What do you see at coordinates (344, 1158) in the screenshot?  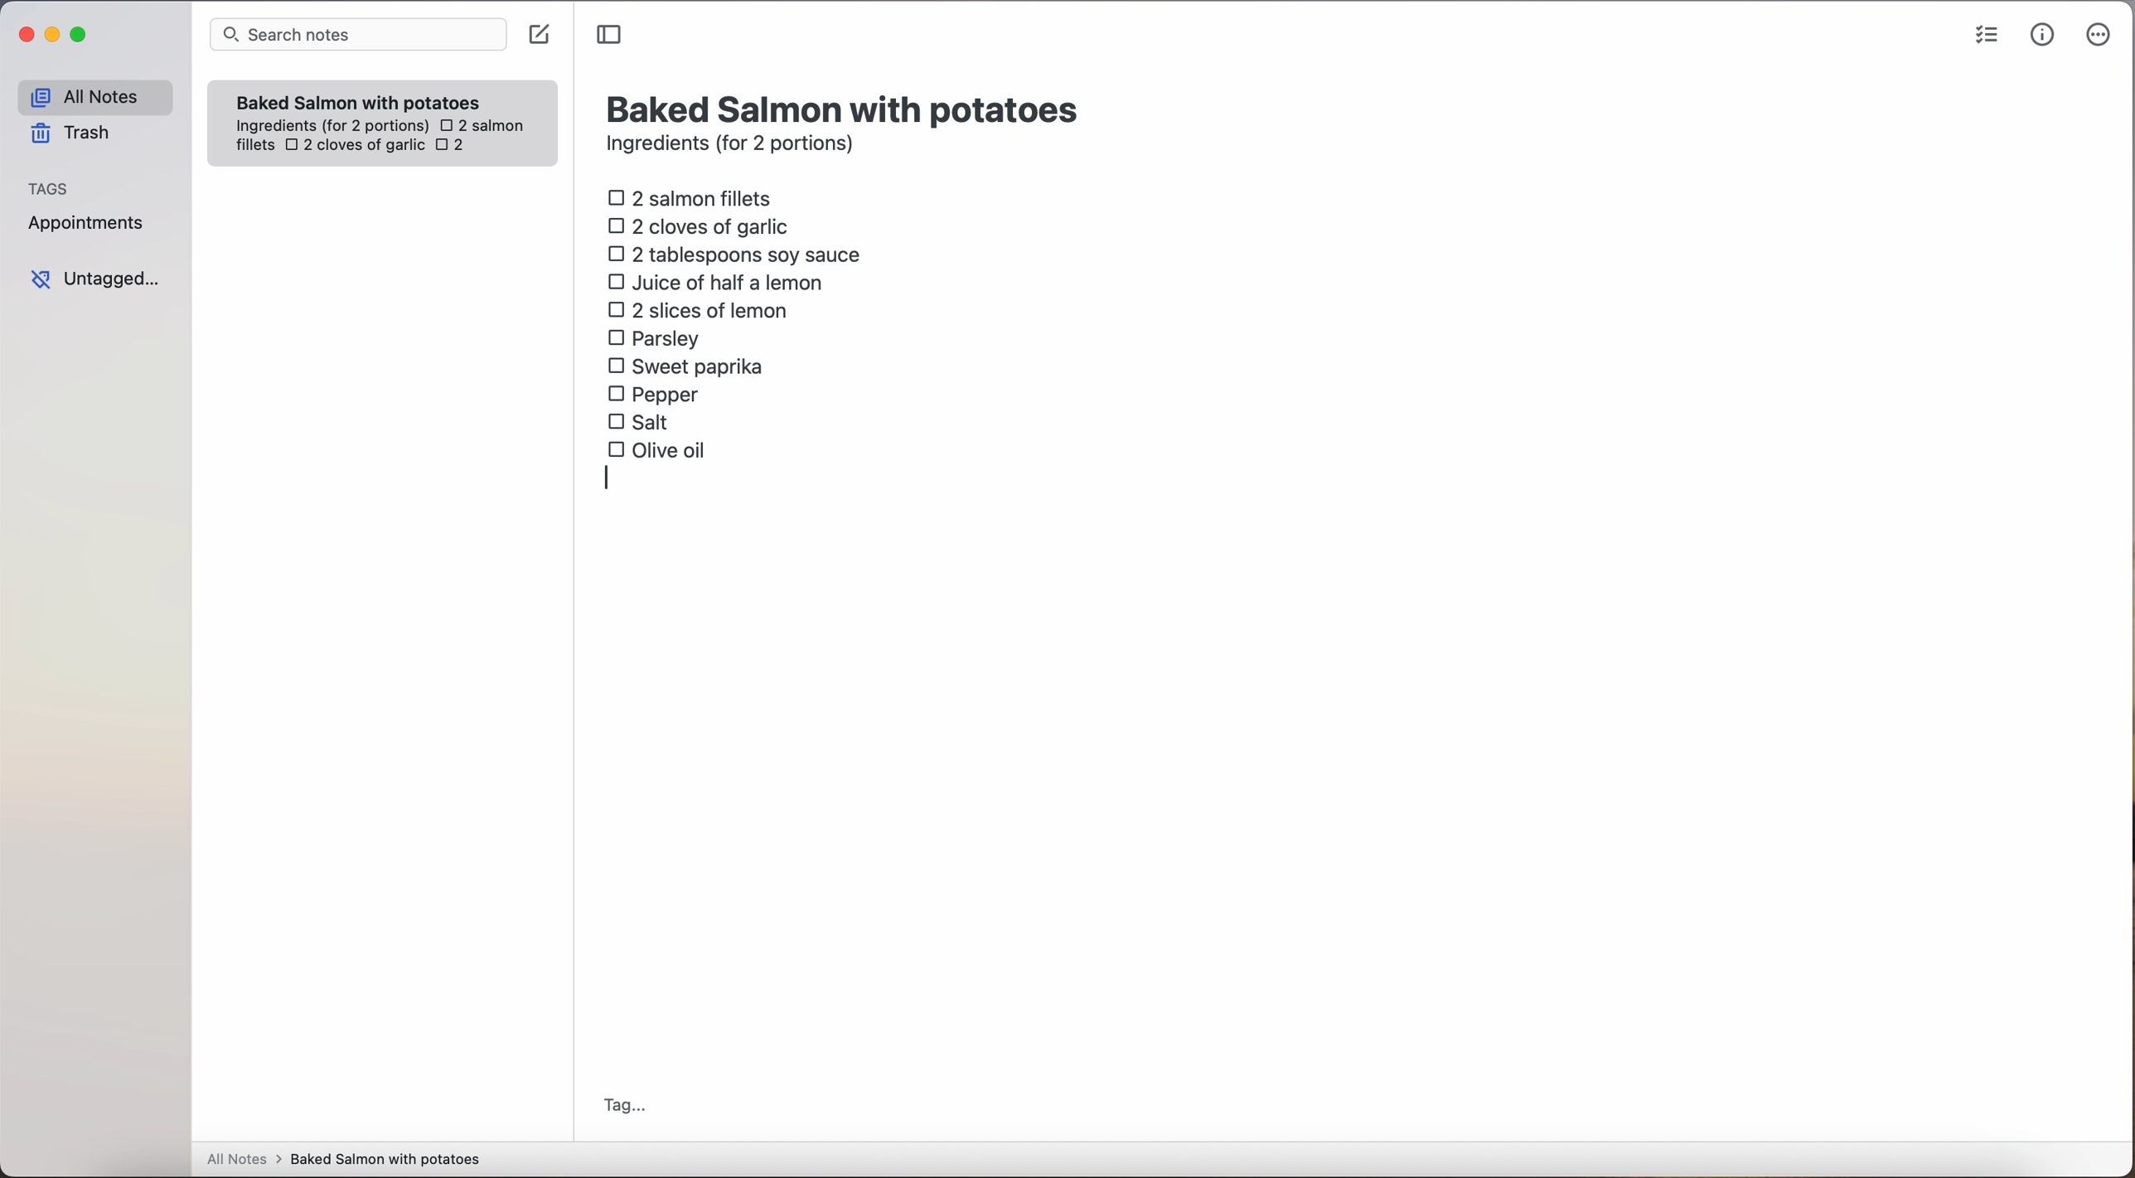 I see `all notes > baked Salmon with potatoes` at bounding box center [344, 1158].